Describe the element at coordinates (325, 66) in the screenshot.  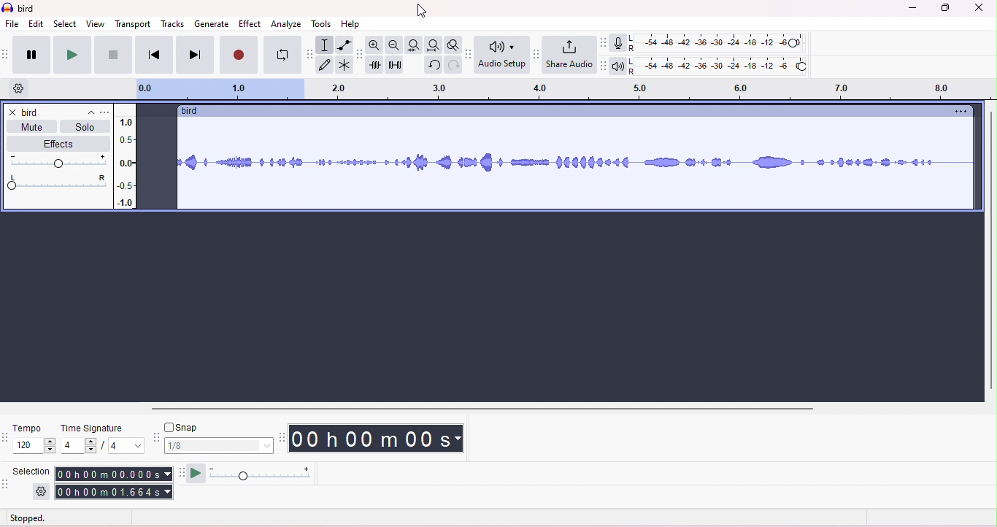
I see `draw` at that location.